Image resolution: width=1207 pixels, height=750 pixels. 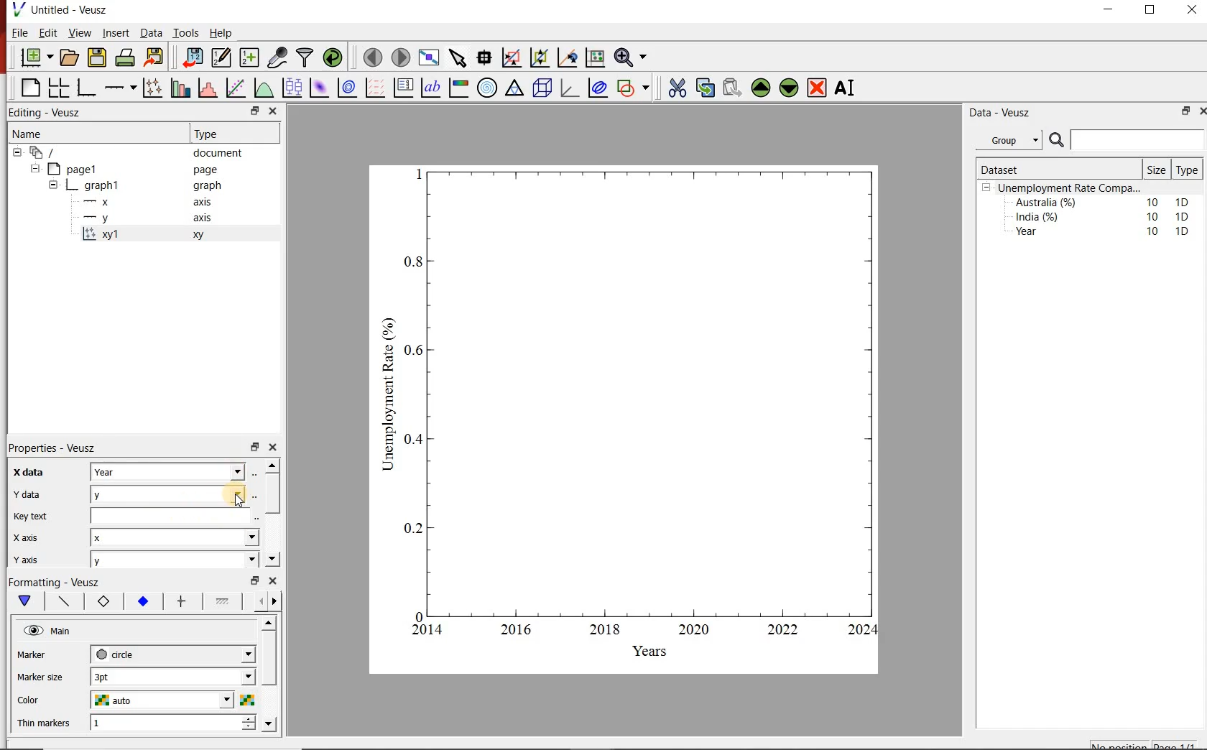 I want to click on key text field, so click(x=173, y=515).